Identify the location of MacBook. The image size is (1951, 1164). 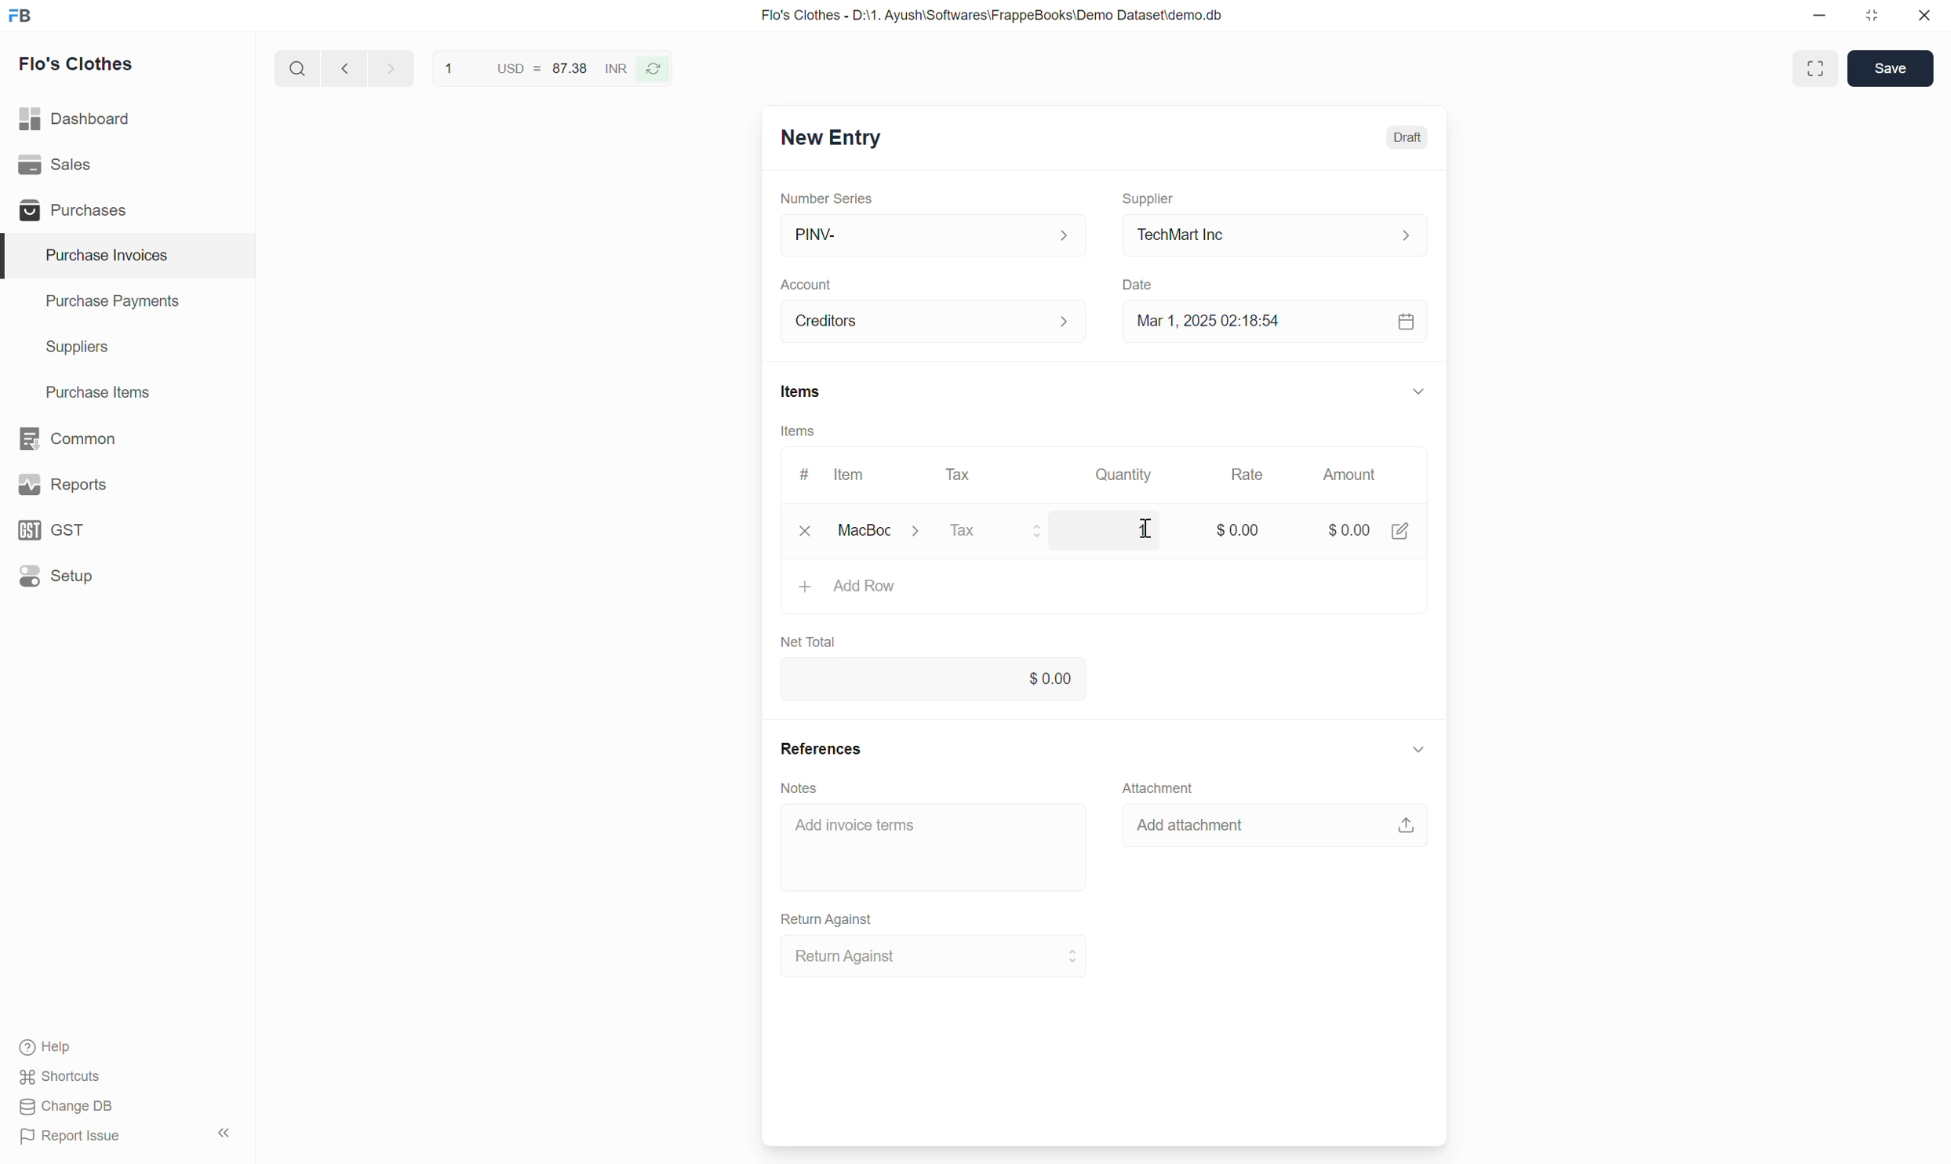
(886, 531).